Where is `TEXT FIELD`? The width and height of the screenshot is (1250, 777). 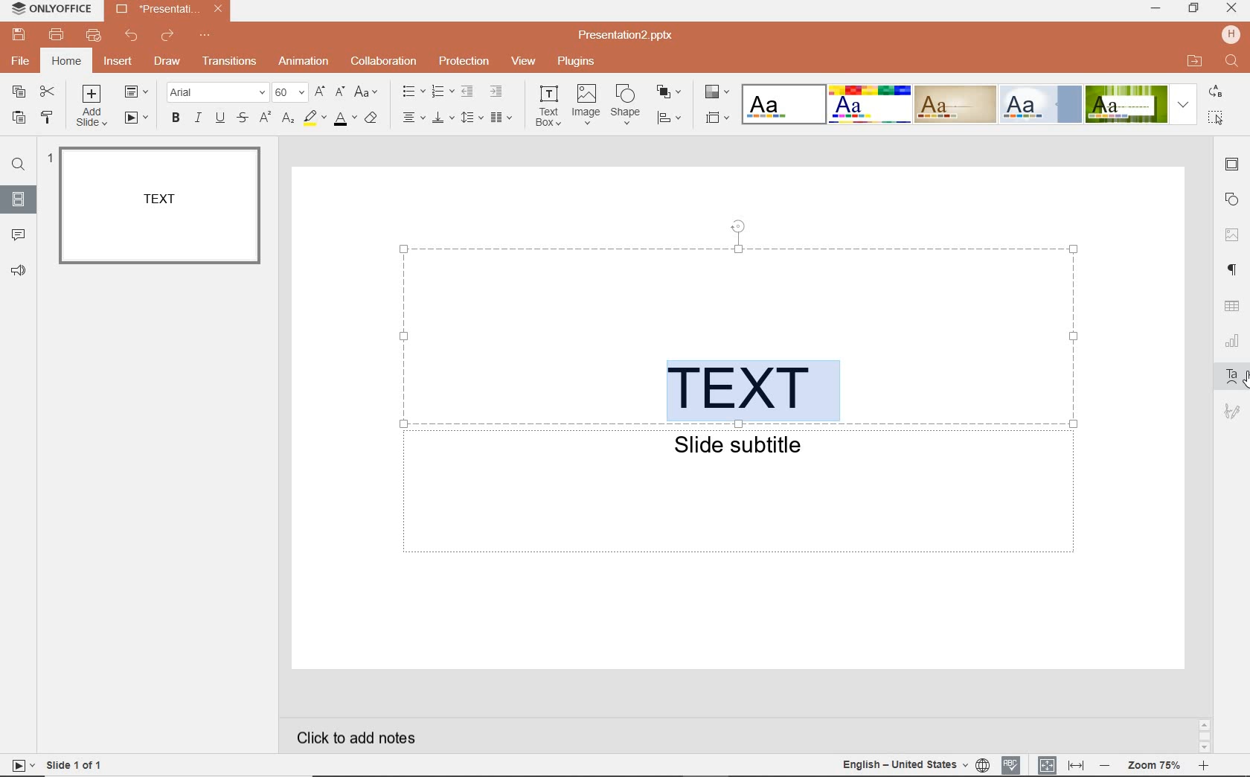
TEXT FIELD is located at coordinates (740, 330).